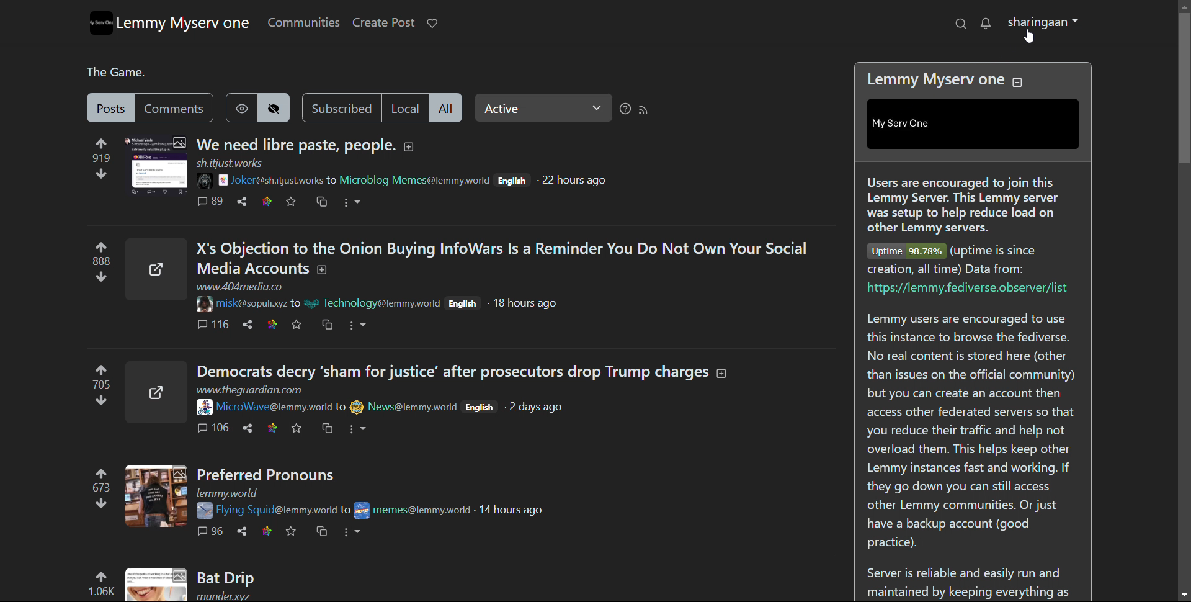 The image size is (1191, 602). What do you see at coordinates (298, 326) in the screenshot?
I see `favorite` at bounding box center [298, 326].